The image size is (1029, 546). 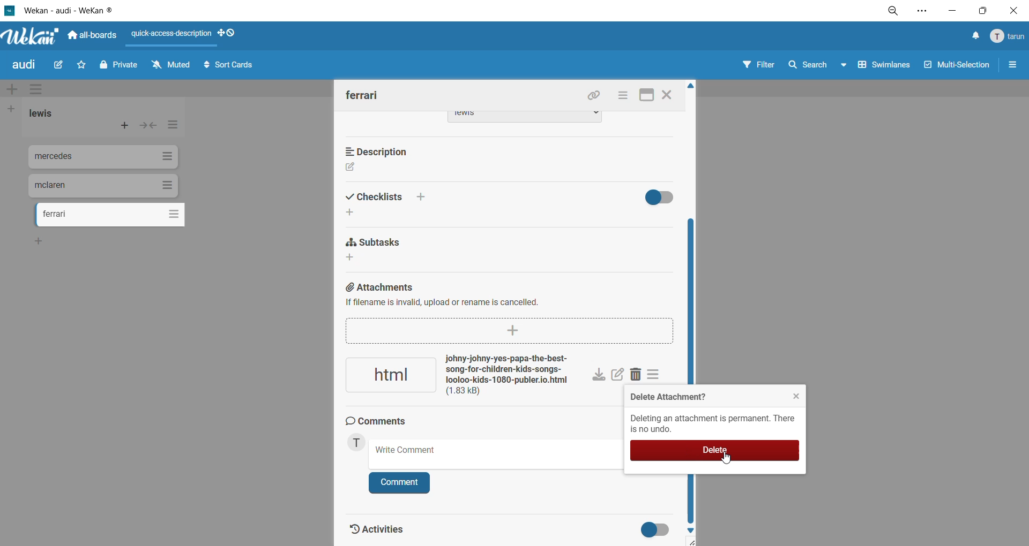 What do you see at coordinates (664, 198) in the screenshot?
I see `hide completed checklist` at bounding box center [664, 198].